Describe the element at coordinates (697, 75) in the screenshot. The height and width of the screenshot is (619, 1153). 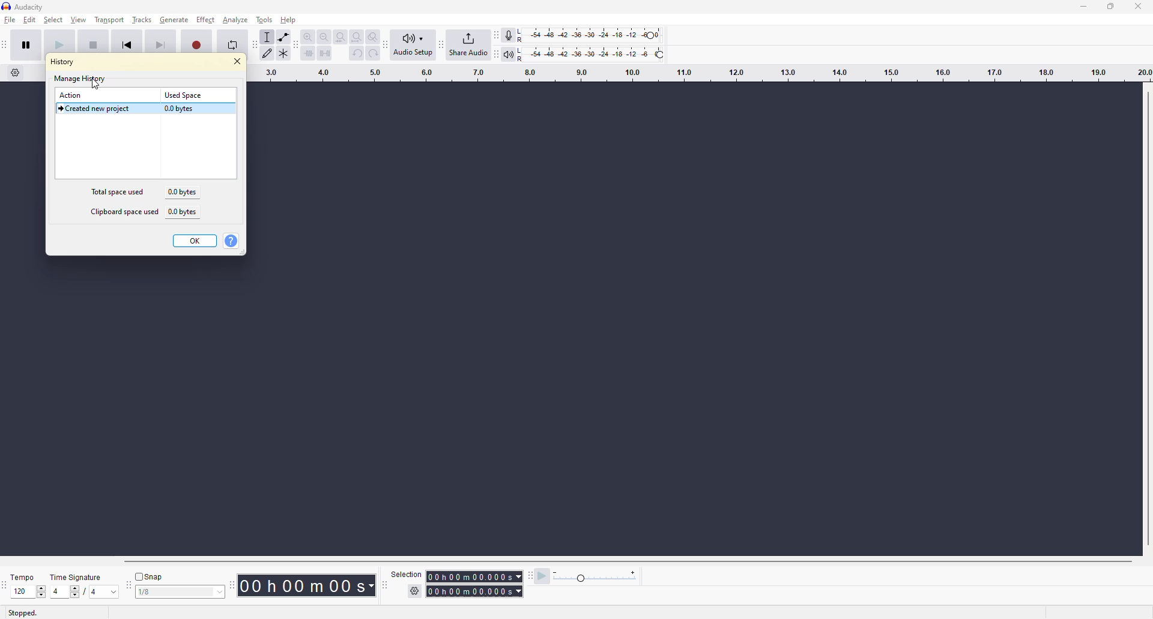
I see `click and drag to define a looping region` at that location.